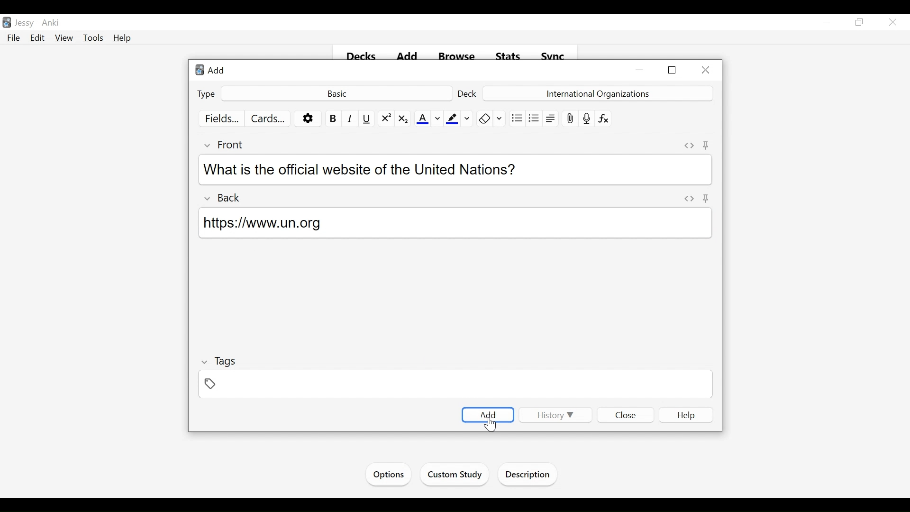 This screenshot has height=512, width=910. Describe the element at coordinates (625, 415) in the screenshot. I see `Close` at that location.